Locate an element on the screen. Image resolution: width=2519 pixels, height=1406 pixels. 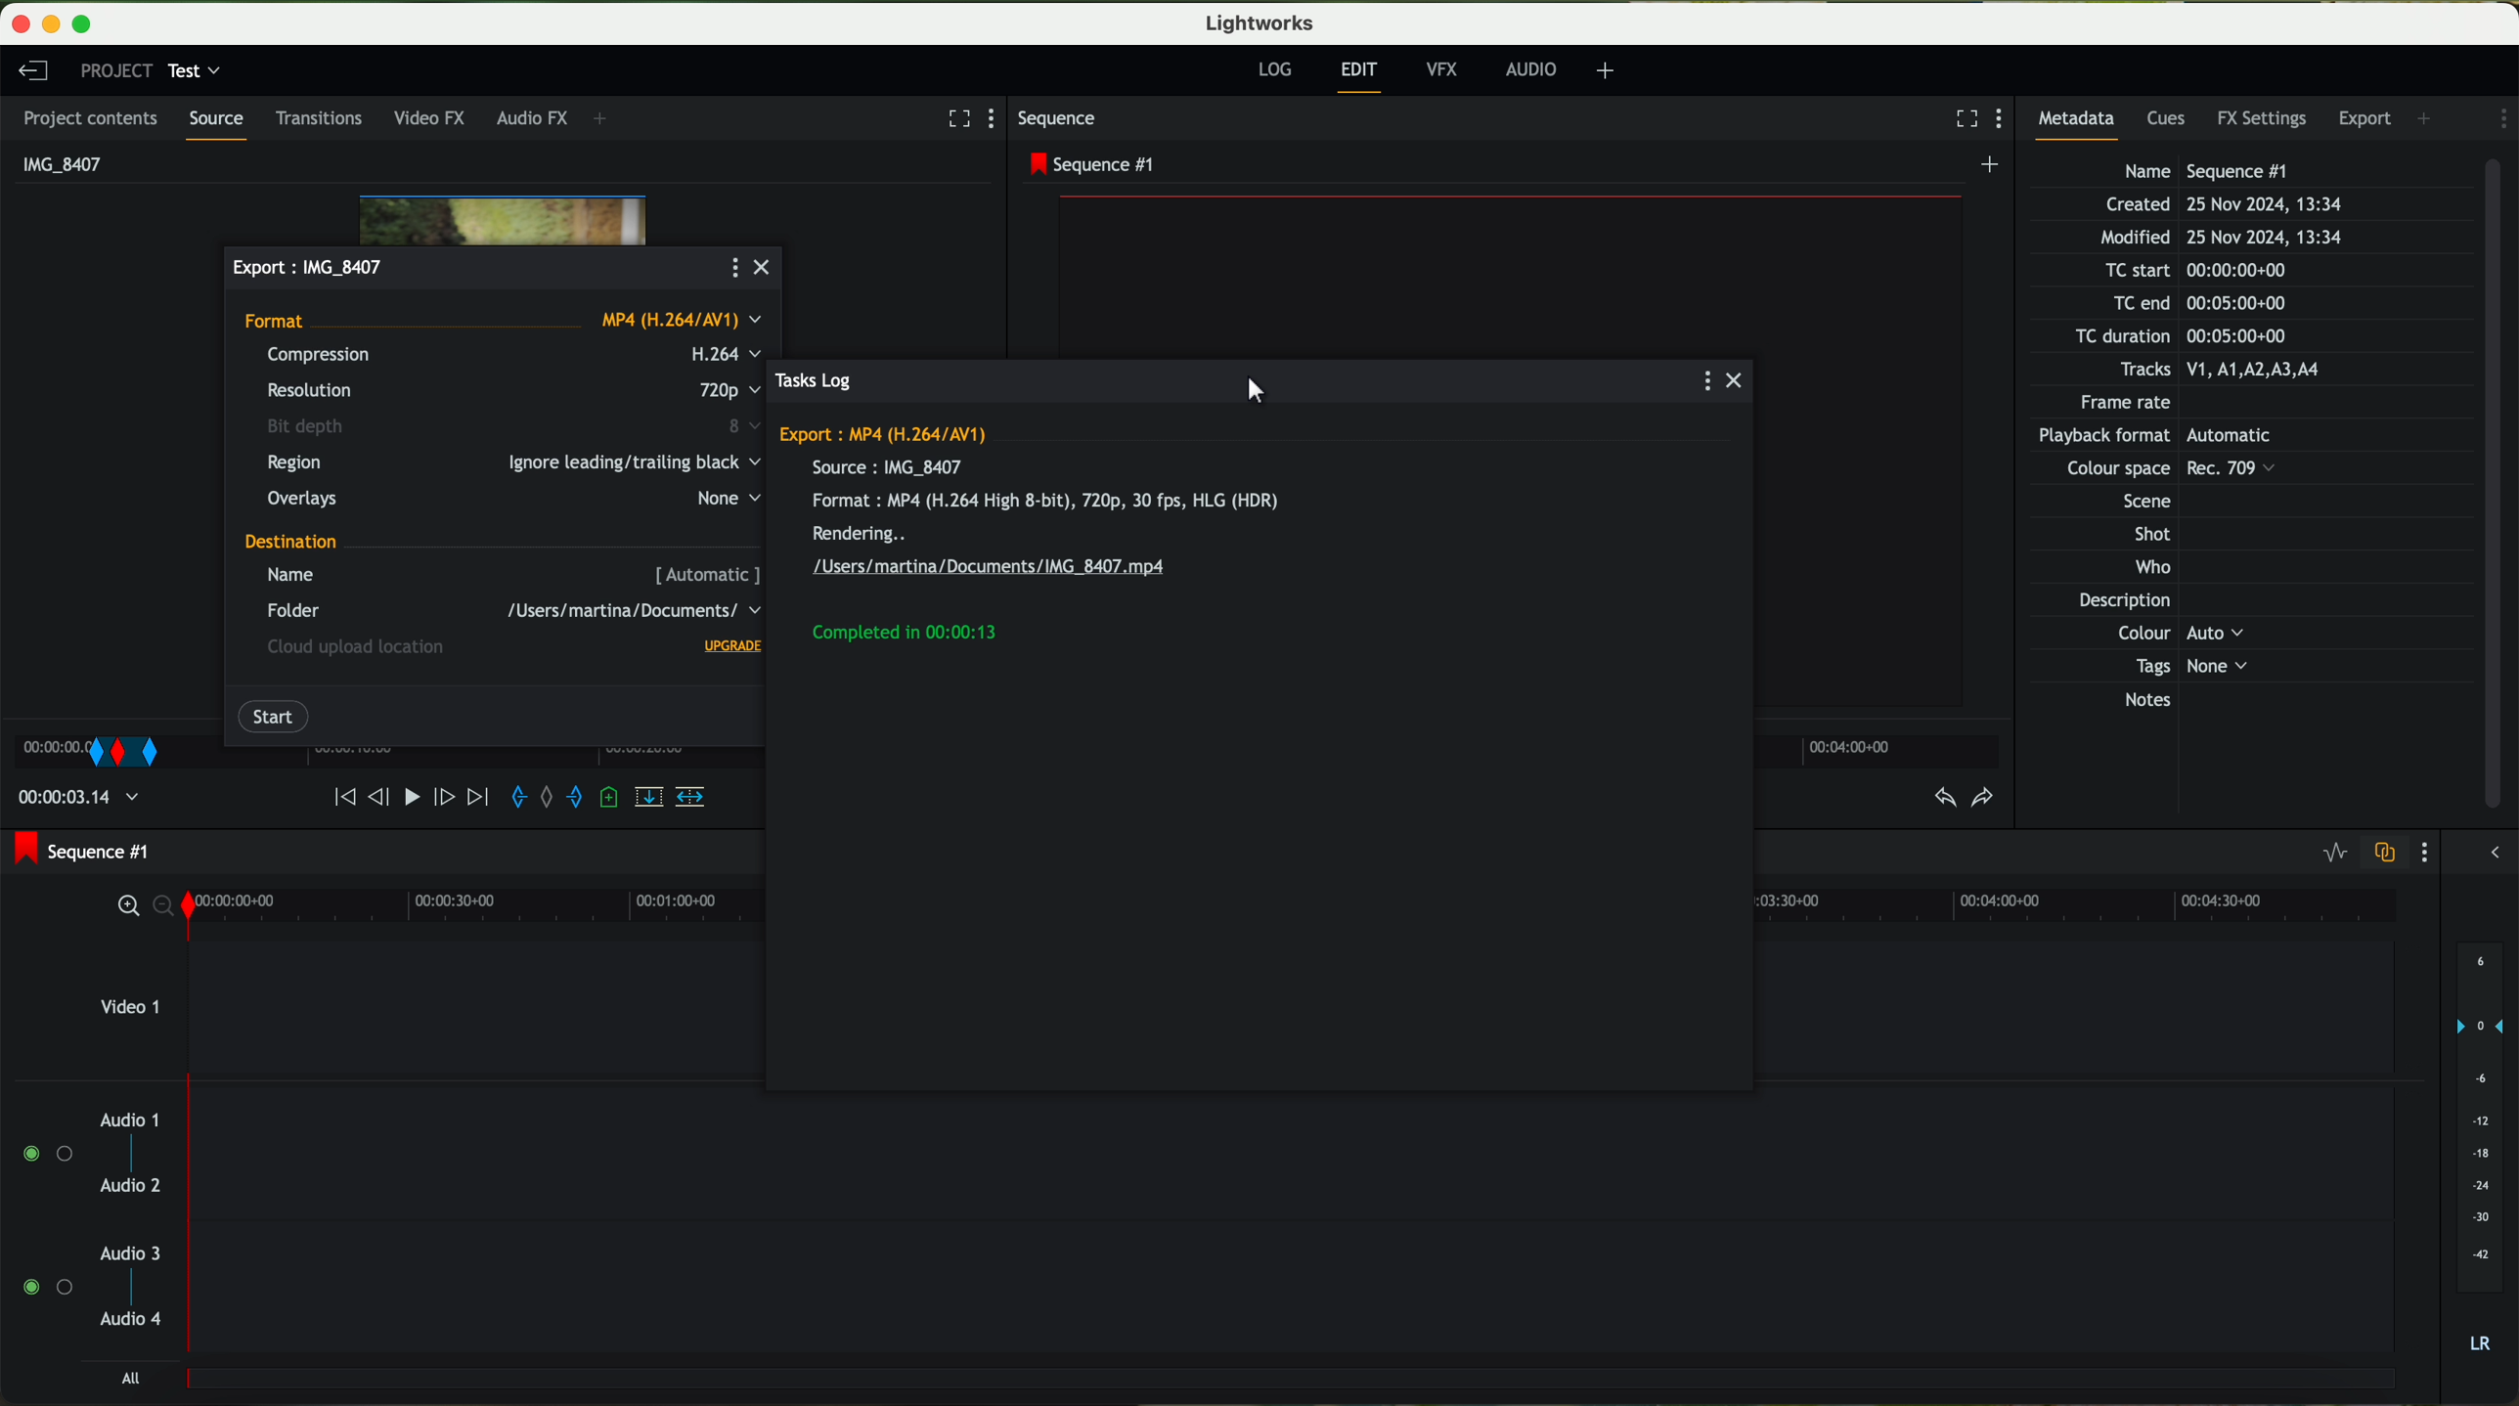
close popup is located at coordinates (767, 269).